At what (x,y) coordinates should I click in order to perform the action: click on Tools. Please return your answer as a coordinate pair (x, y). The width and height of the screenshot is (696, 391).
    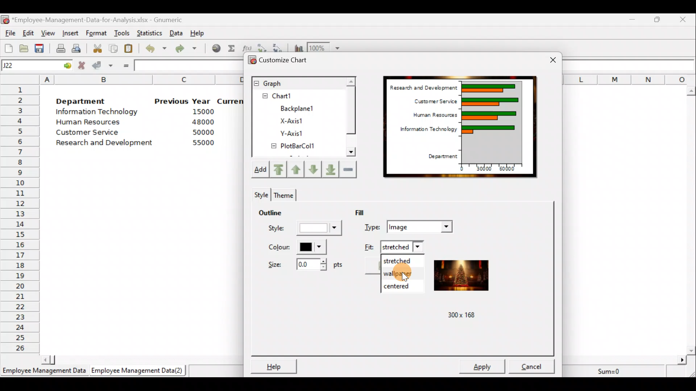
    Looking at the image, I should click on (122, 32).